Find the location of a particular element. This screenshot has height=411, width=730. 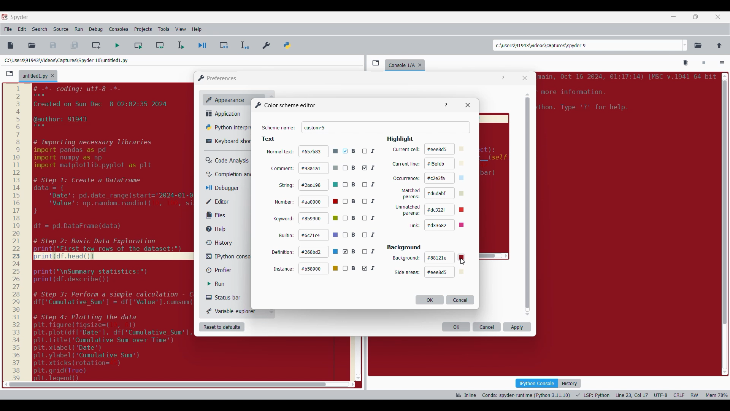

Remove all variables from namespace is located at coordinates (686, 63).